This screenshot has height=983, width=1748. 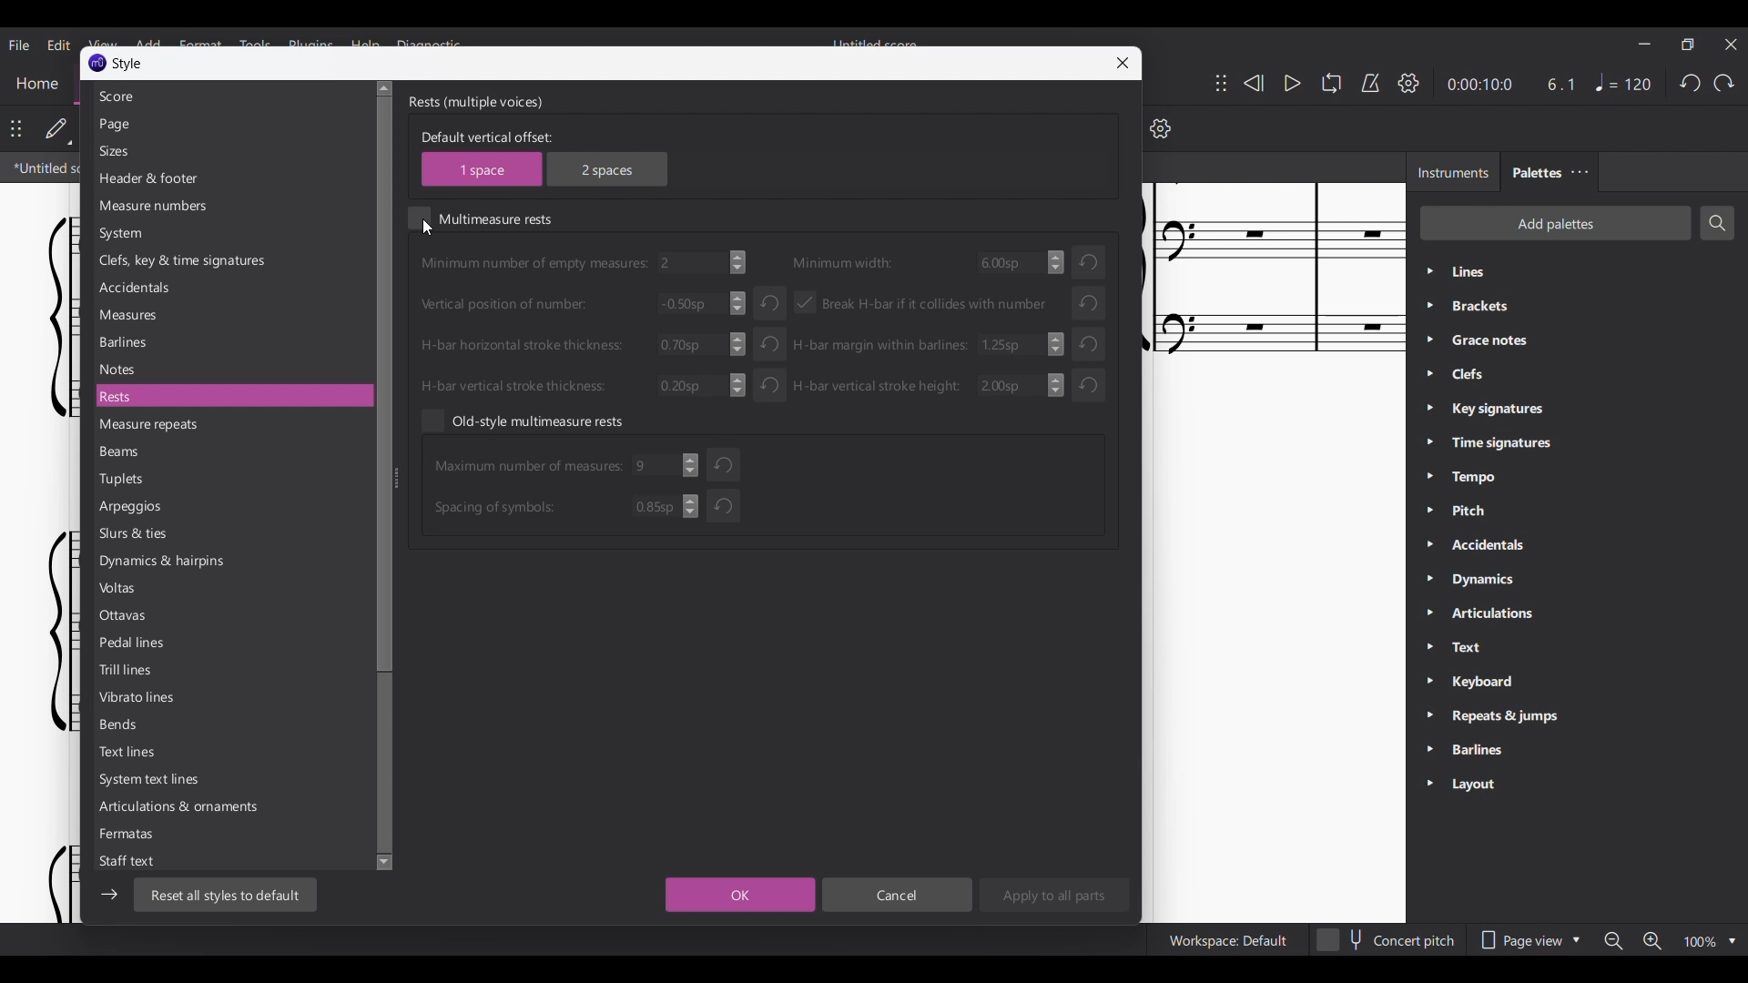 What do you see at coordinates (1168, 130) in the screenshot?
I see `settings` at bounding box center [1168, 130].